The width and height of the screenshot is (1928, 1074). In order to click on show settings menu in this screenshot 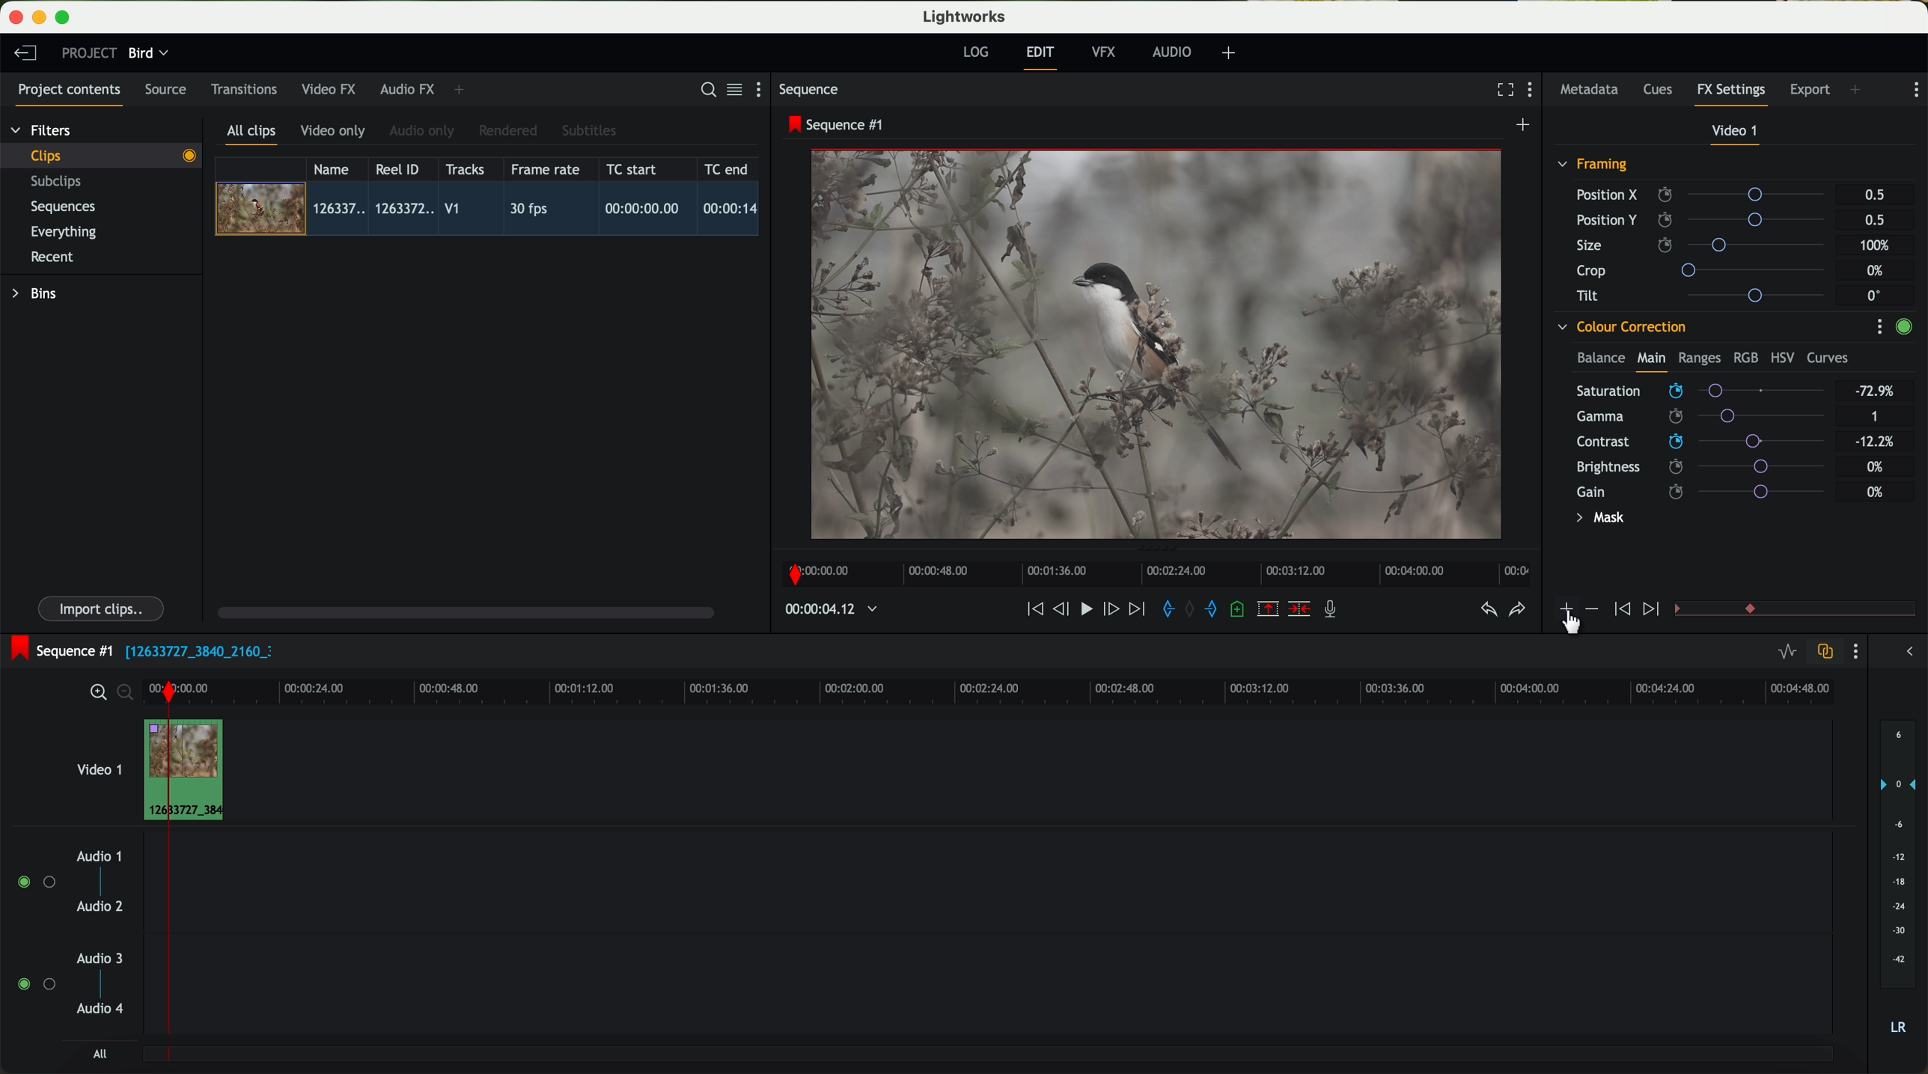, I will do `click(1879, 326)`.